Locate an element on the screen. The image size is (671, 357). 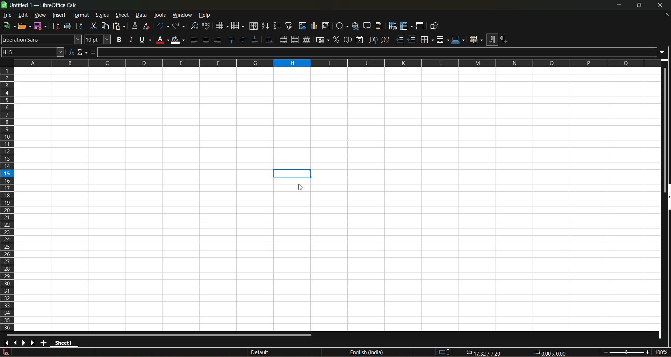
formula is located at coordinates (530, 352).